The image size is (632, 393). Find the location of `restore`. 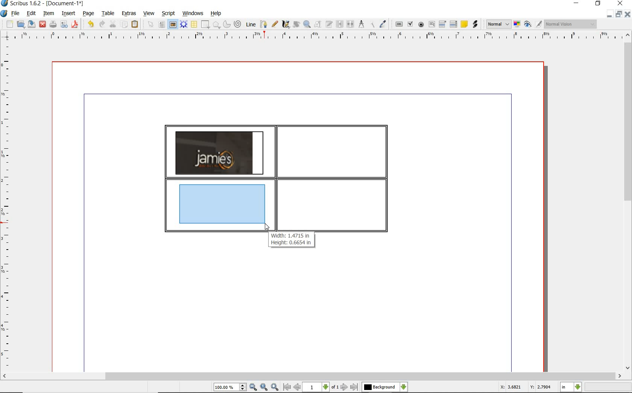

restore is located at coordinates (618, 15).